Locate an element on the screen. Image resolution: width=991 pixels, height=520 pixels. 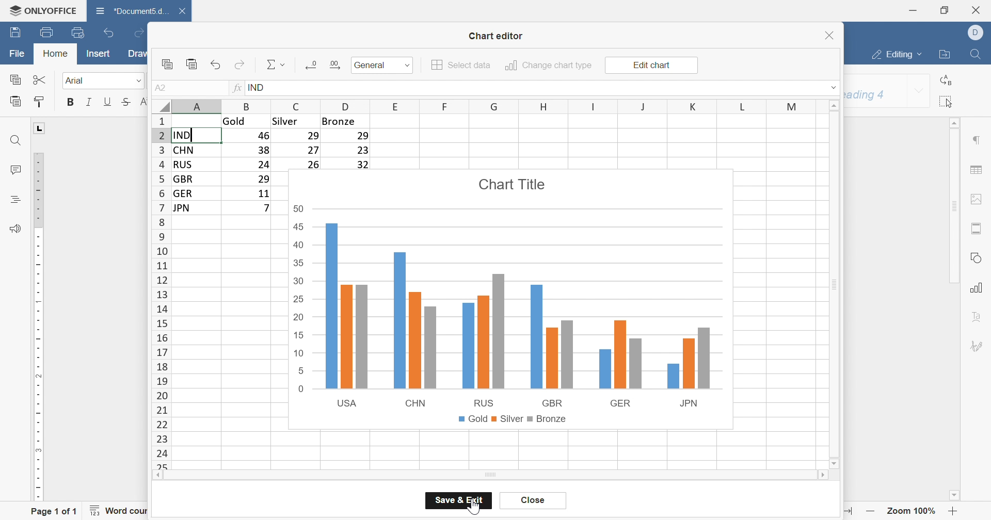
scroll bar is located at coordinates (953, 201).